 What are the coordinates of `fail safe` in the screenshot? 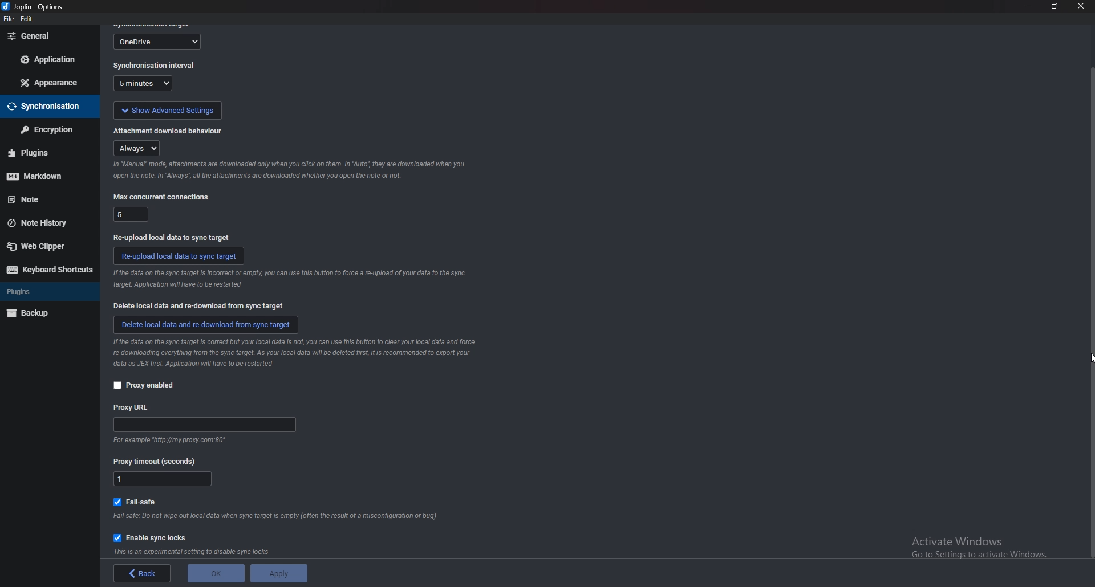 It's located at (140, 500).